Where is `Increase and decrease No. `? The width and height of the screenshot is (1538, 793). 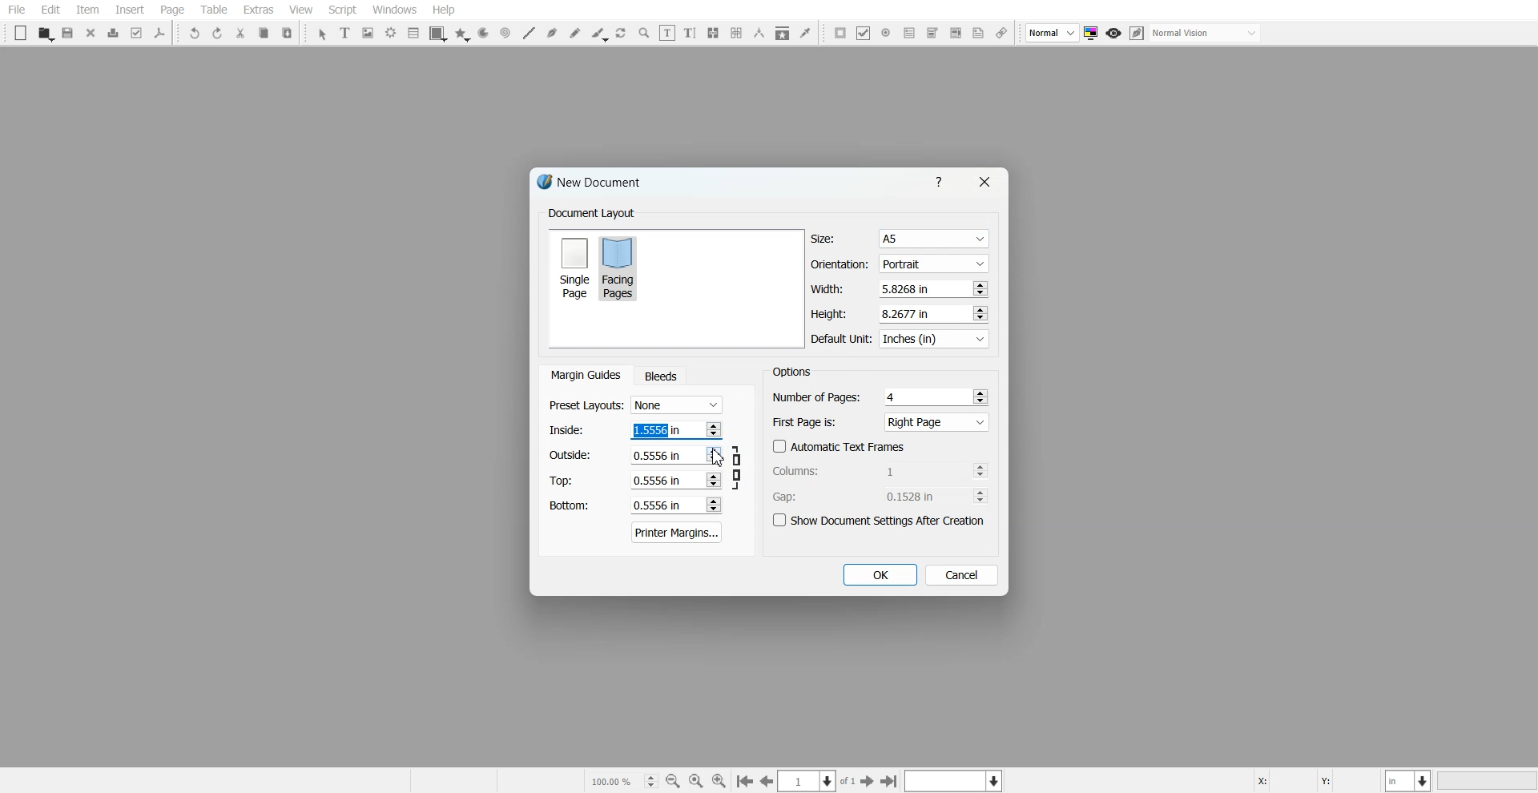 Increase and decrease No.  is located at coordinates (712, 505).